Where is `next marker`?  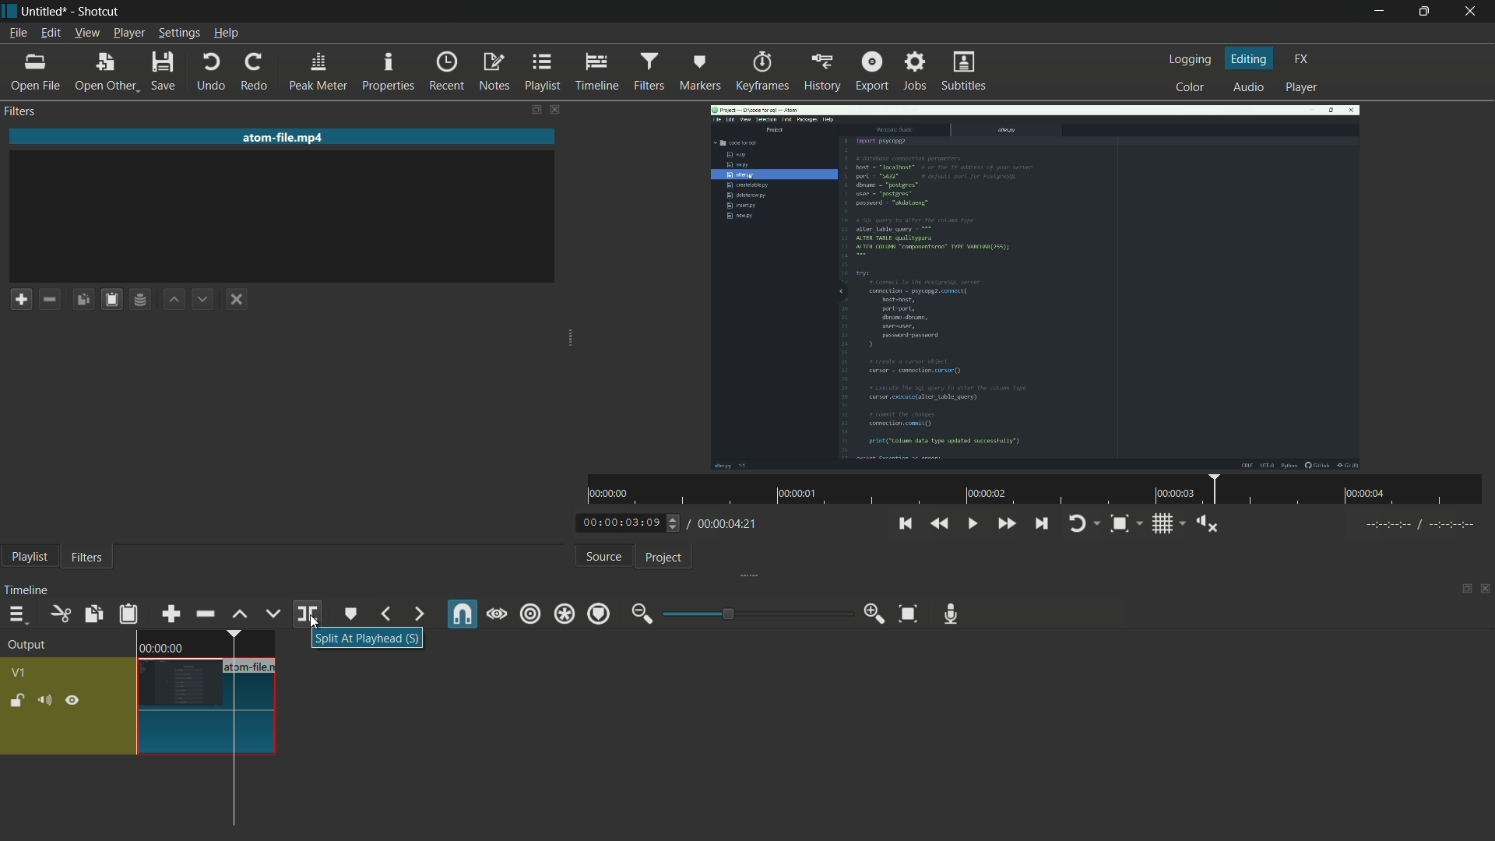 next marker is located at coordinates (417, 614).